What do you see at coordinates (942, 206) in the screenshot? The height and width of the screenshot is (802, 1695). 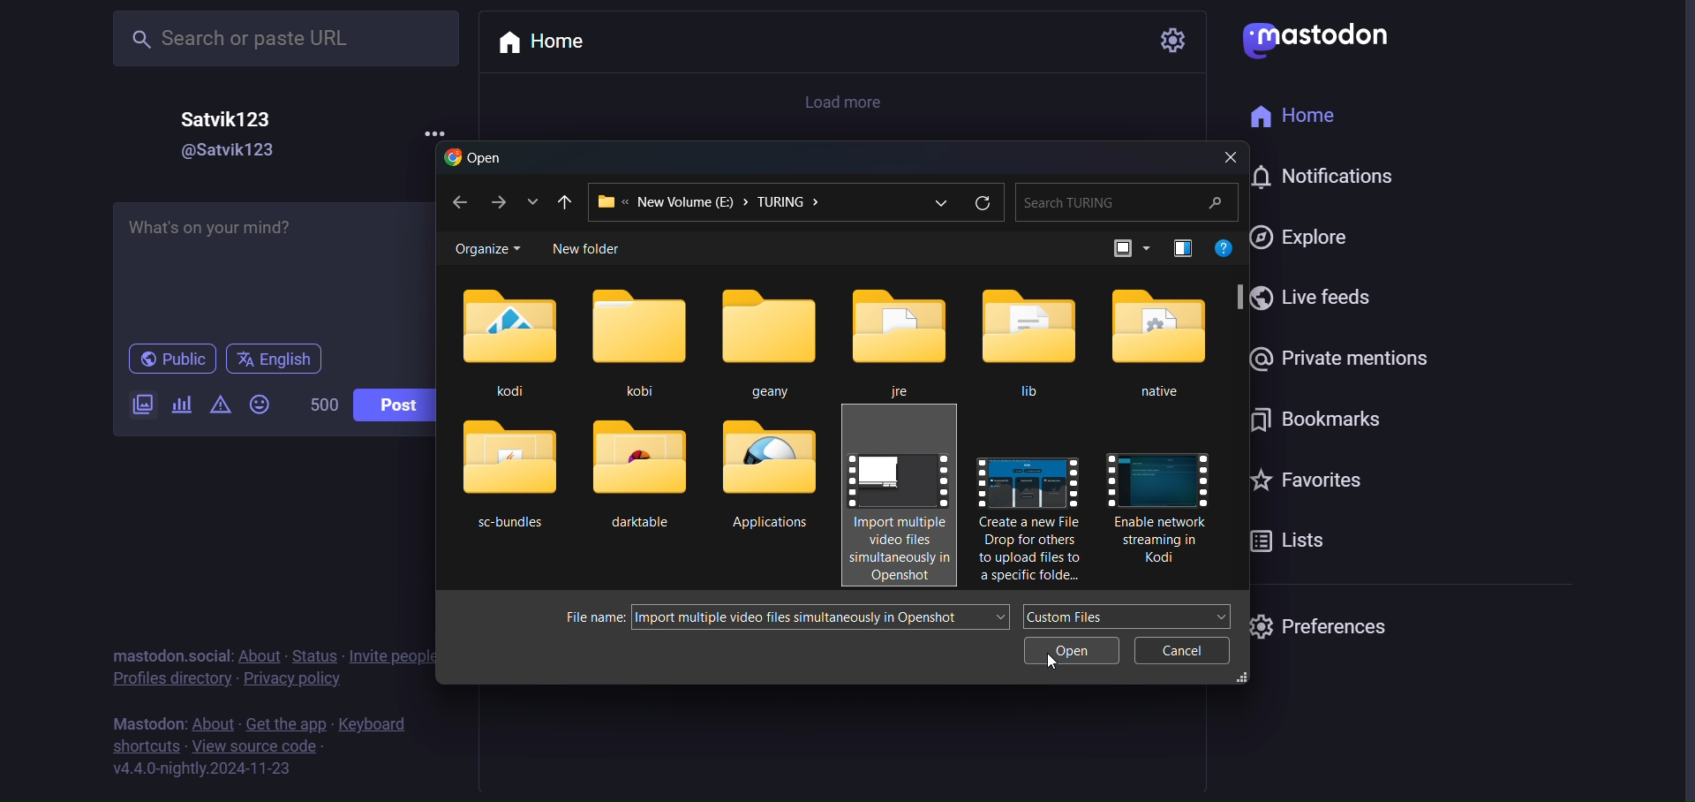 I see `dropdown` at bounding box center [942, 206].